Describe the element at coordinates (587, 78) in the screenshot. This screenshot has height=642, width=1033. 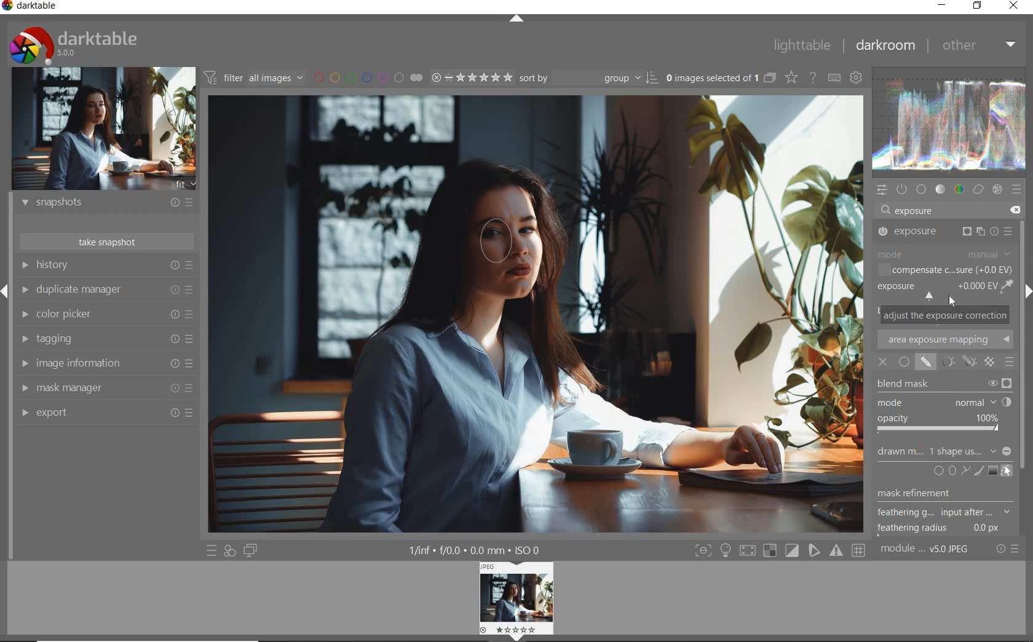
I see `sort` at that location.